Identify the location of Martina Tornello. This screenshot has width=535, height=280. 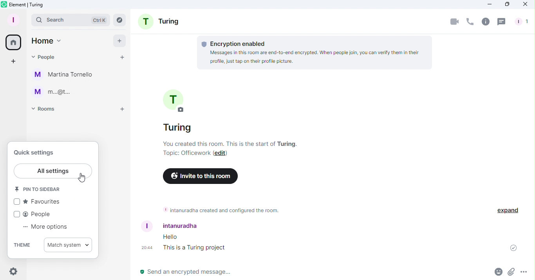
(66, 76).